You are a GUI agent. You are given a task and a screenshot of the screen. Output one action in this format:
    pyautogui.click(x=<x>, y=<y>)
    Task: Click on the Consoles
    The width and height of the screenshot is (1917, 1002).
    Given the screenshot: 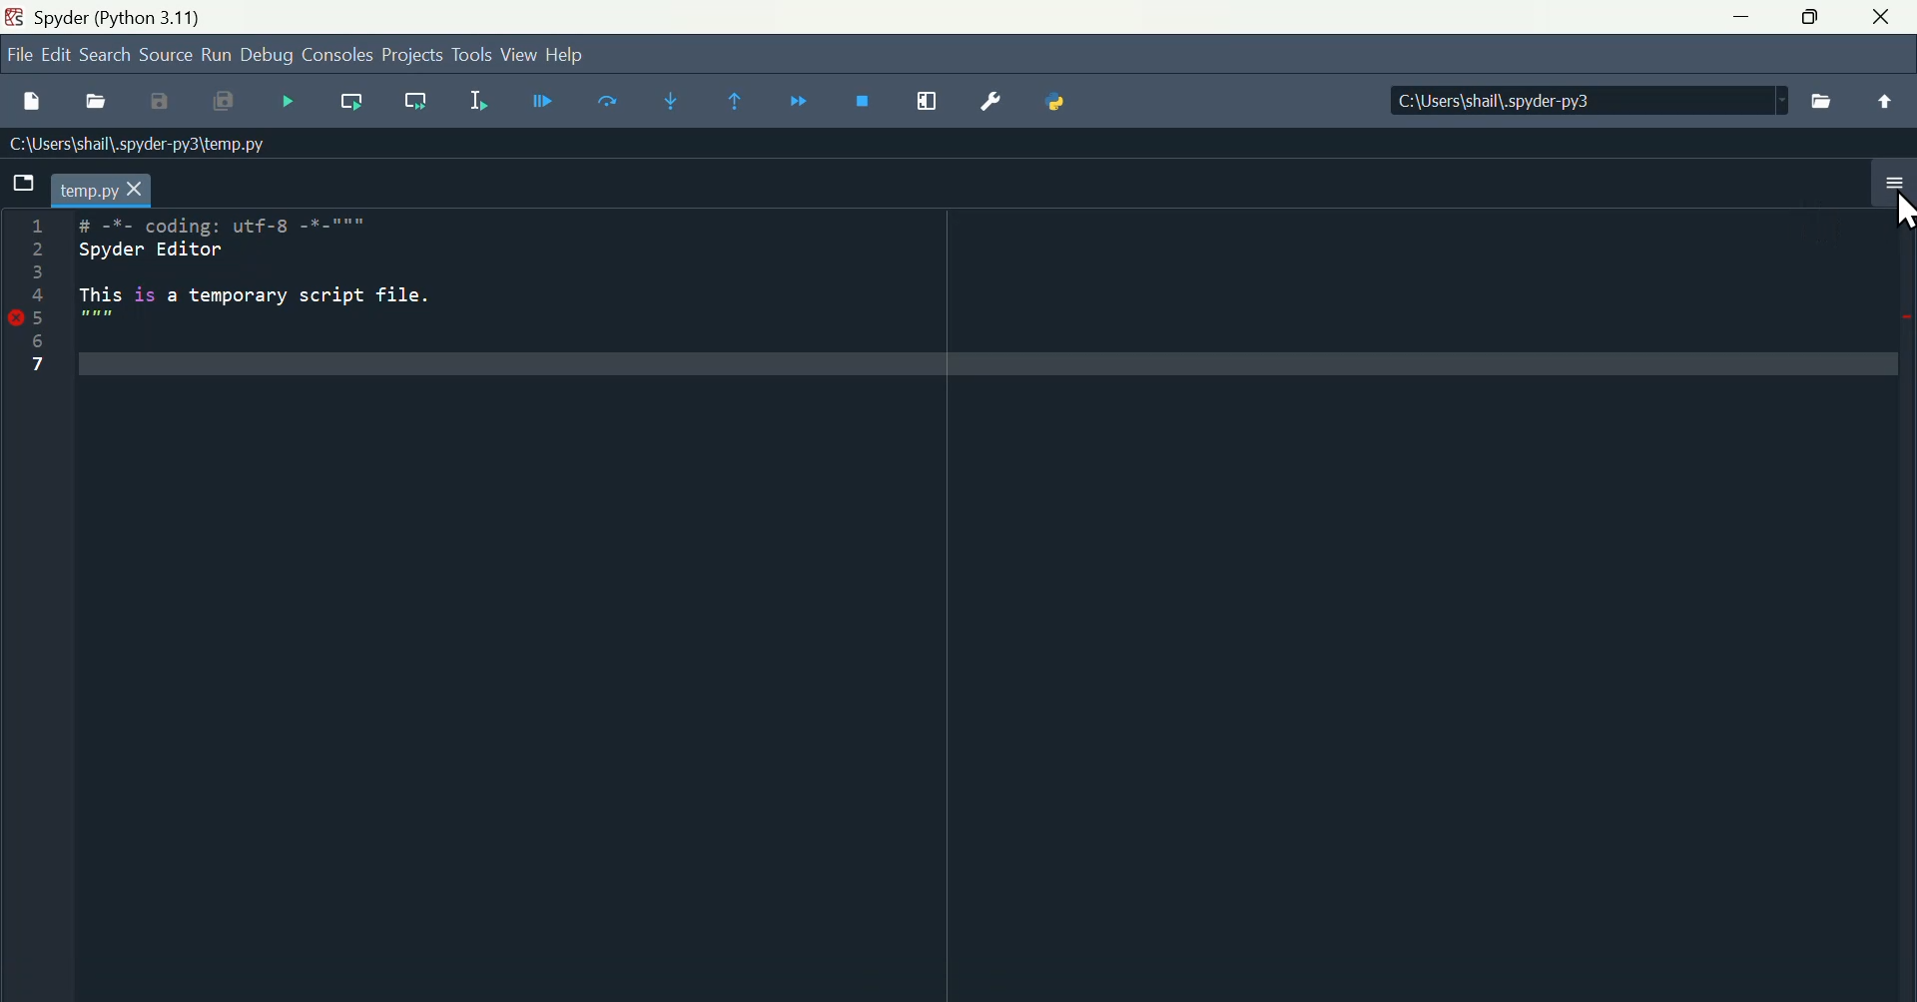 What is the action you would take?
    pyautogui.click(x=340, y=60)
    